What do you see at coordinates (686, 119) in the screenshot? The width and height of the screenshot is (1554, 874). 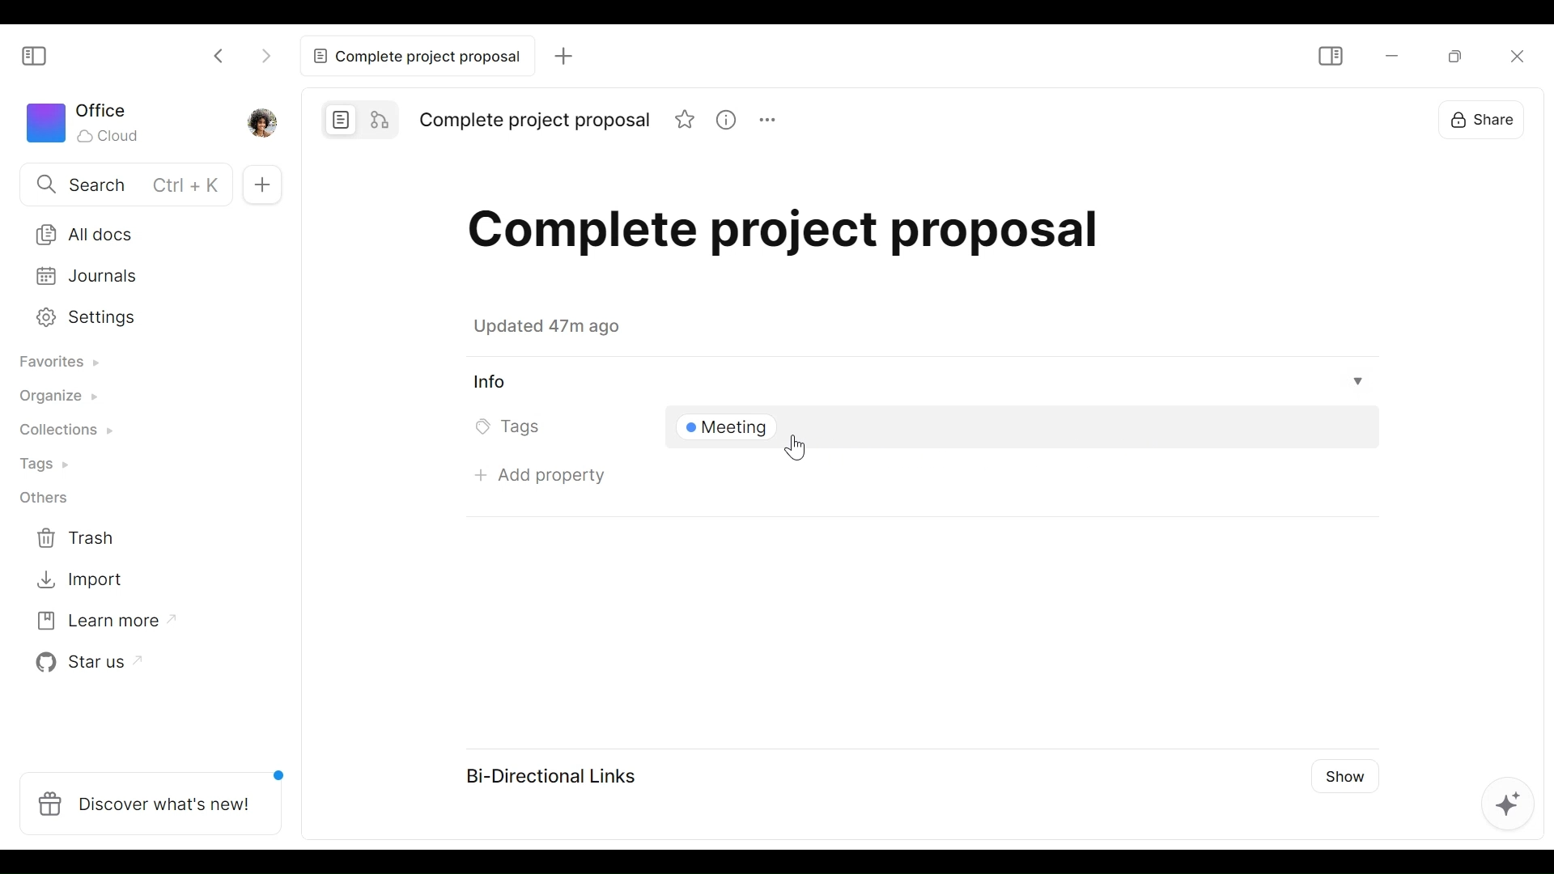 I see `Favorite` at bounding box center [686, 119].